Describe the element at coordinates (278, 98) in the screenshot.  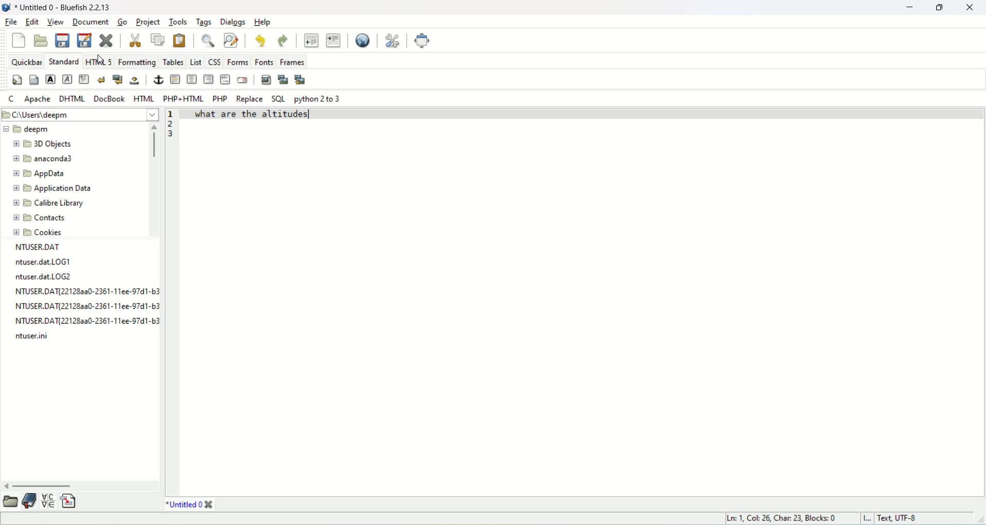
I see `SQL` at that location.